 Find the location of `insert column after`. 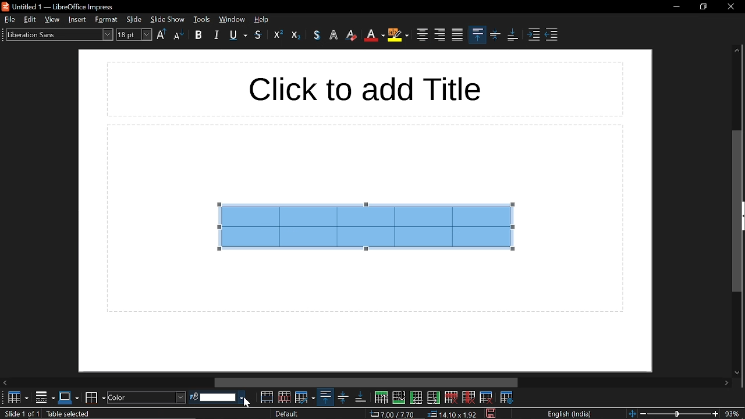

insert column after is located at coordinates (434, 398).